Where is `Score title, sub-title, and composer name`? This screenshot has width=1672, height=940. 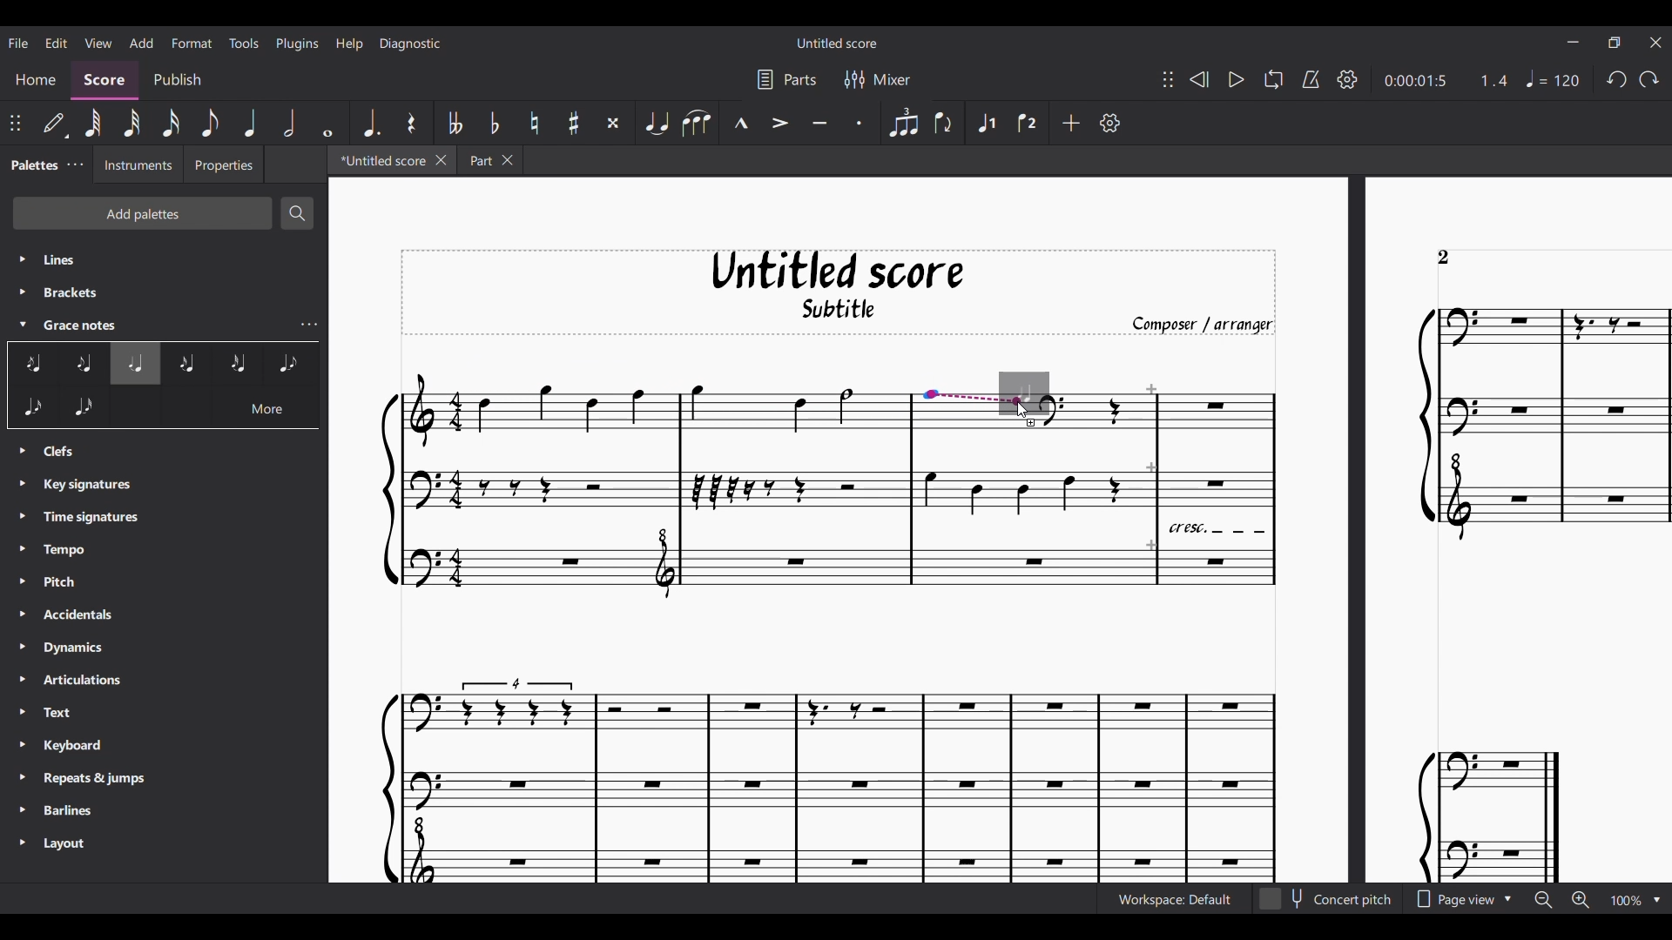 Score title, sub-title, and composer name is located at coordinates (839, 292).